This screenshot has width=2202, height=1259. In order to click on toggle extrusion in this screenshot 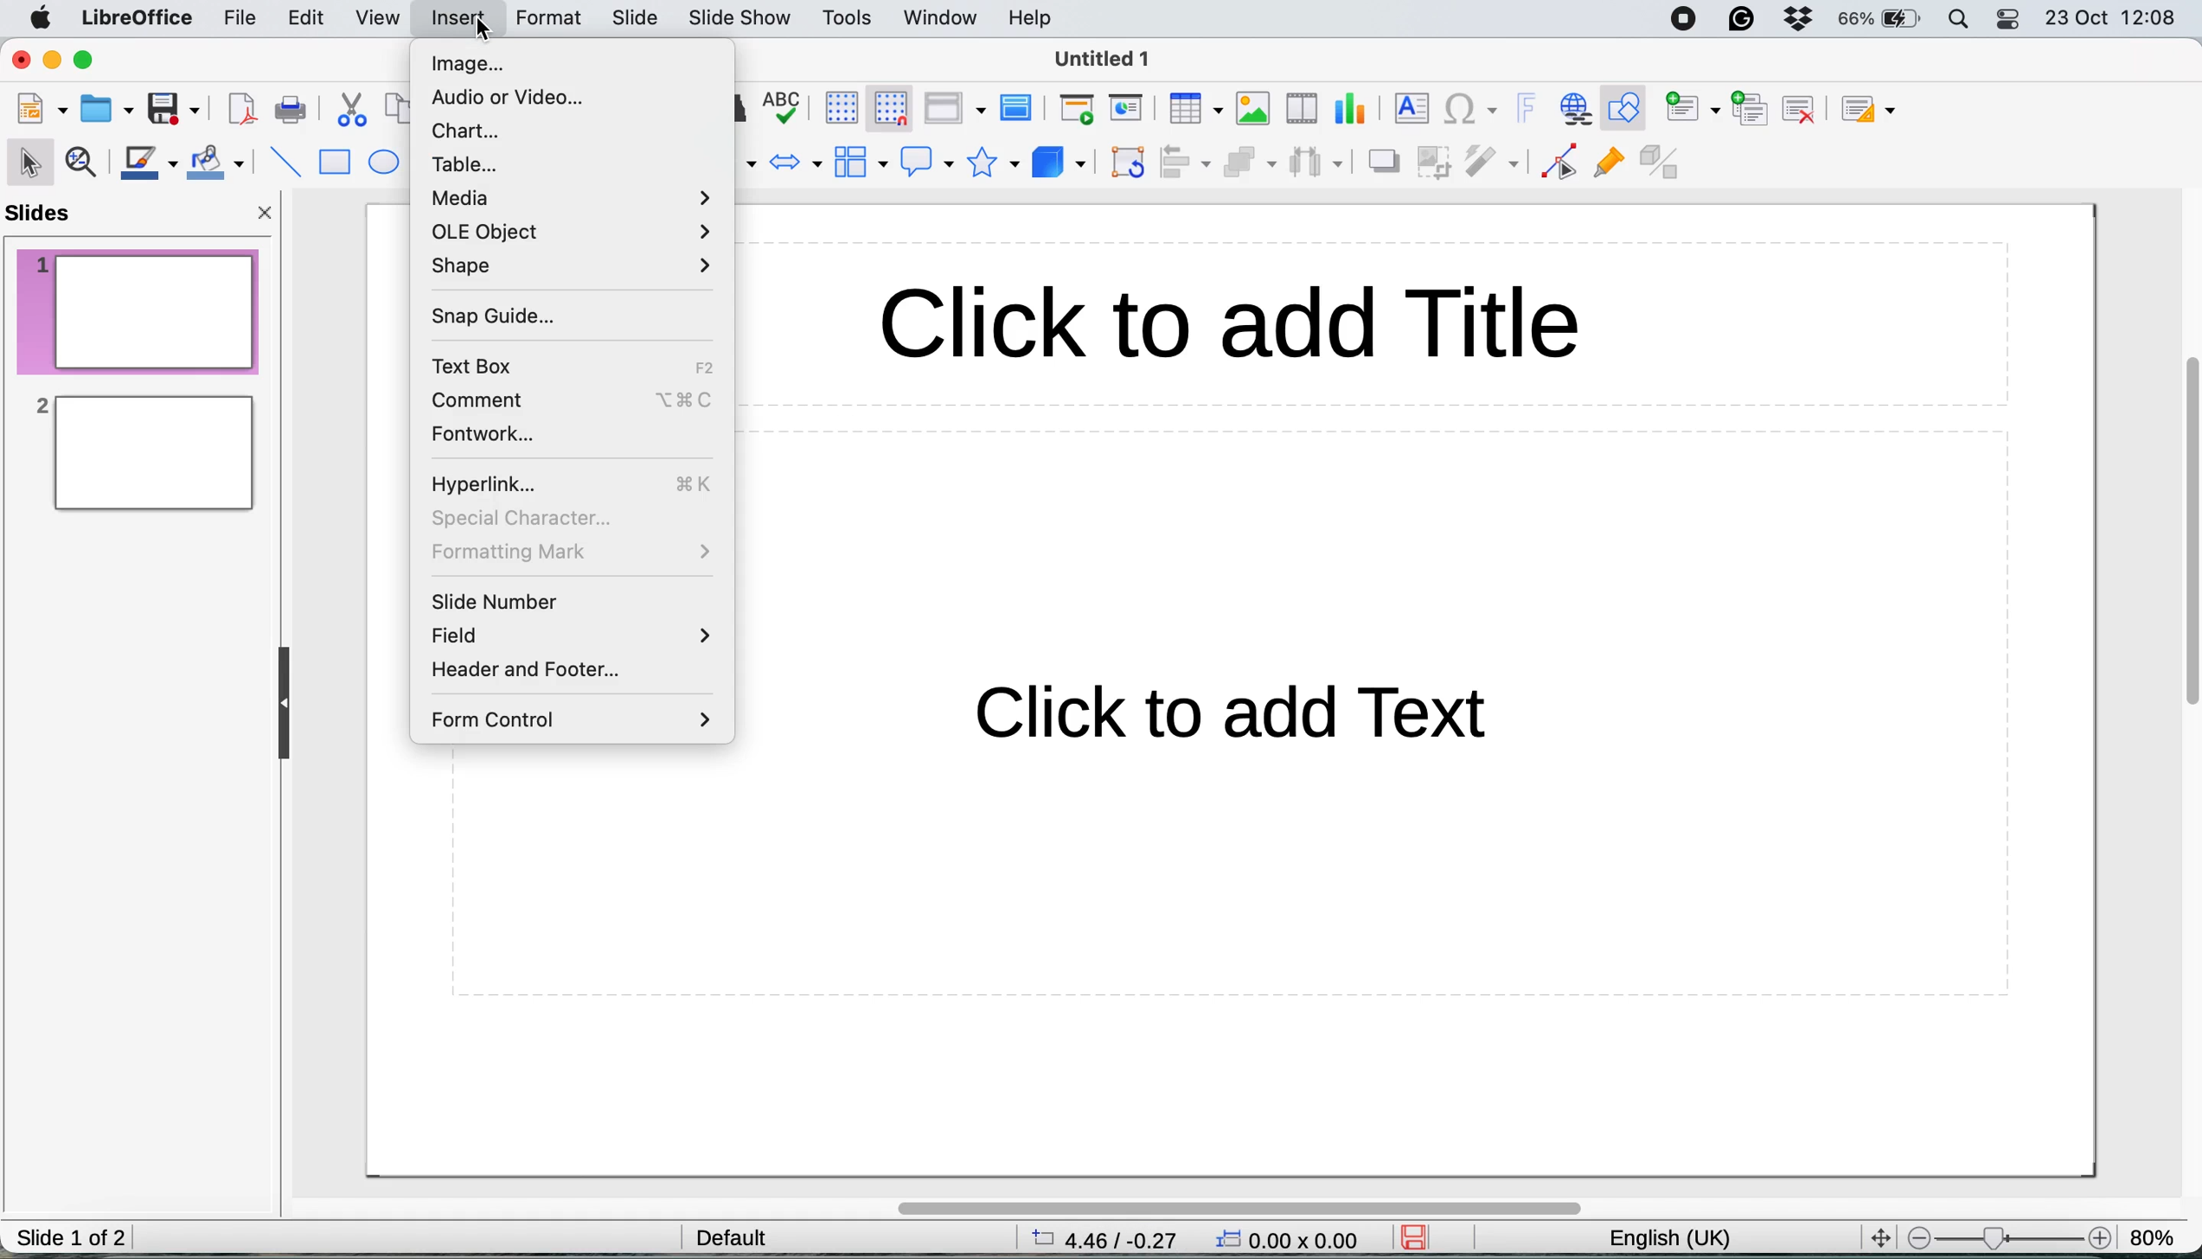, I will do `click(1663, 165)`.